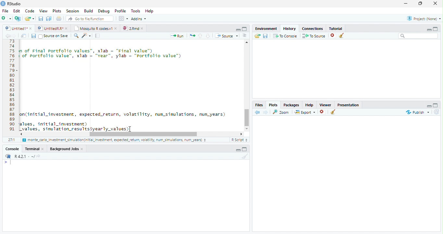  I want to click on Re-run the previous code region, so click(192, 36).